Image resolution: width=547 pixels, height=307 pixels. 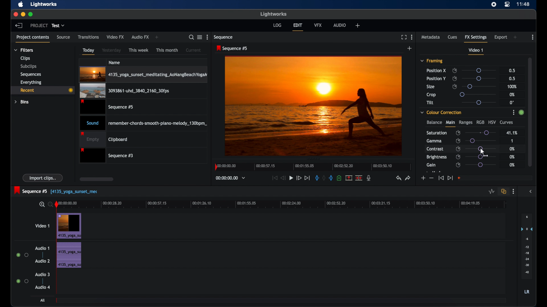 What do you see at coordinates (512, 132) in the screenshot?
I see `41.1%` at bounding box center [512, 132].